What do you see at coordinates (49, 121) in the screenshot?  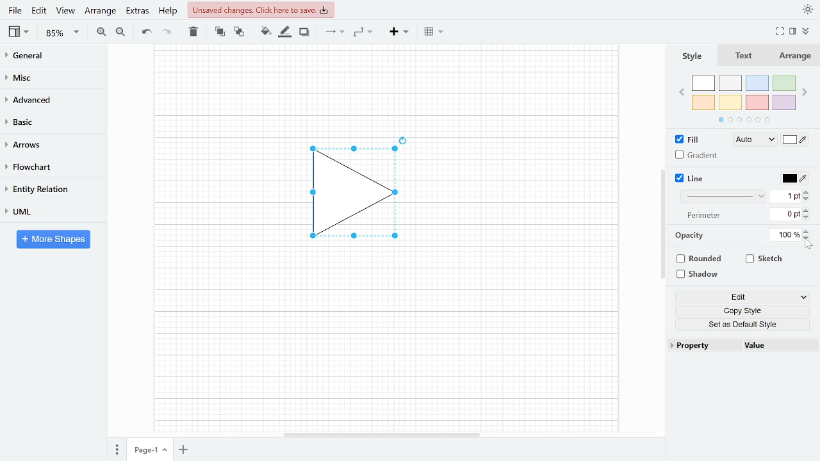 I see `basic` at bounding box center [49, 121].